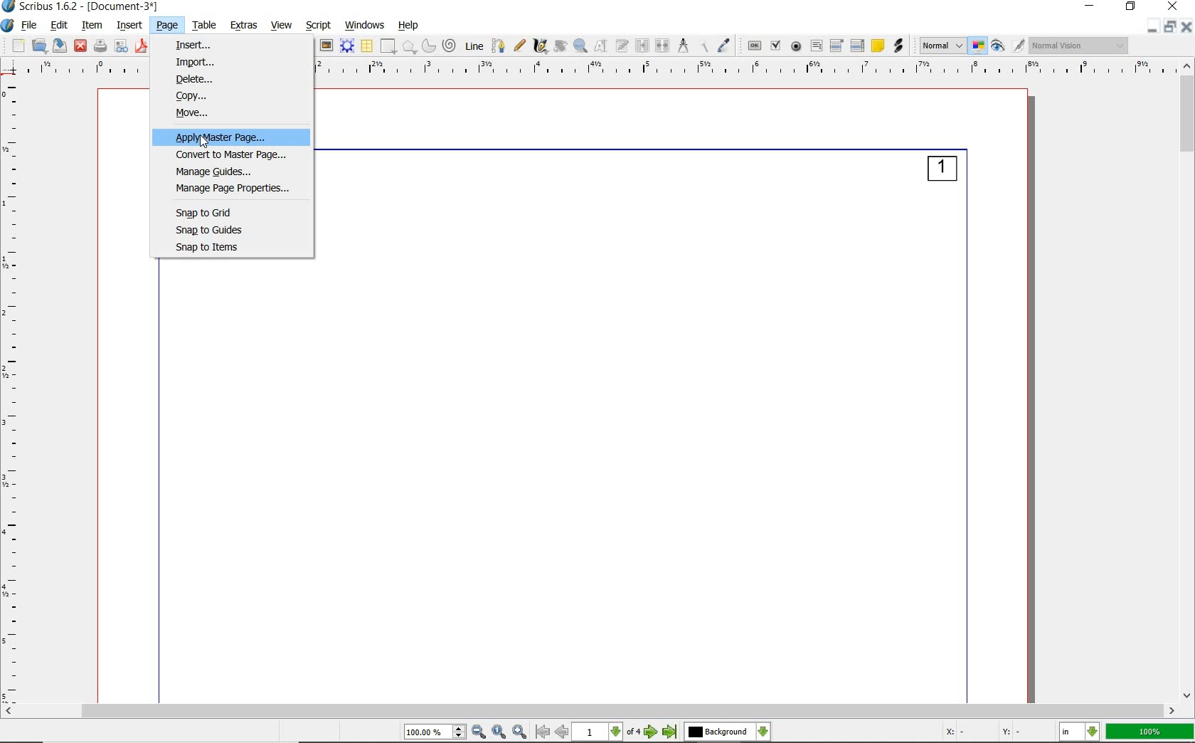  I want to click on close, so click(81, 47).